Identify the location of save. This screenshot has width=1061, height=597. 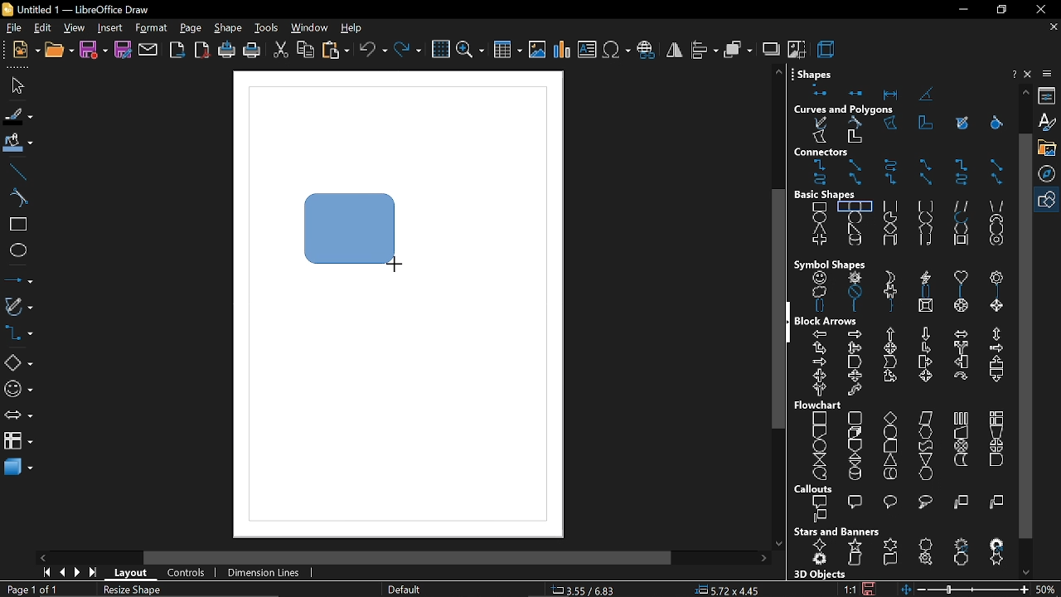
(93, 51).